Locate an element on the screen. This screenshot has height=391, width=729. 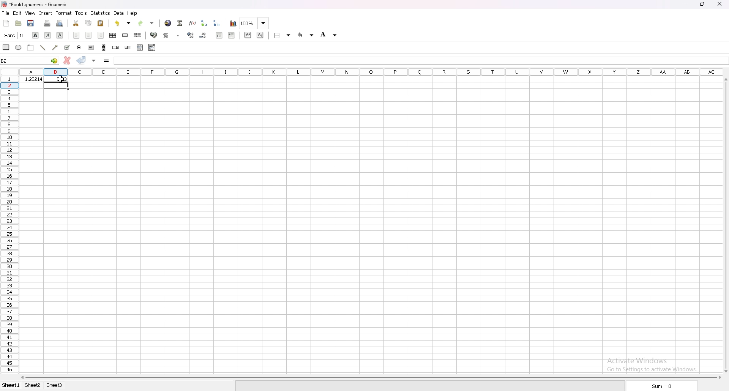
output is located at coordinates (57, 79).